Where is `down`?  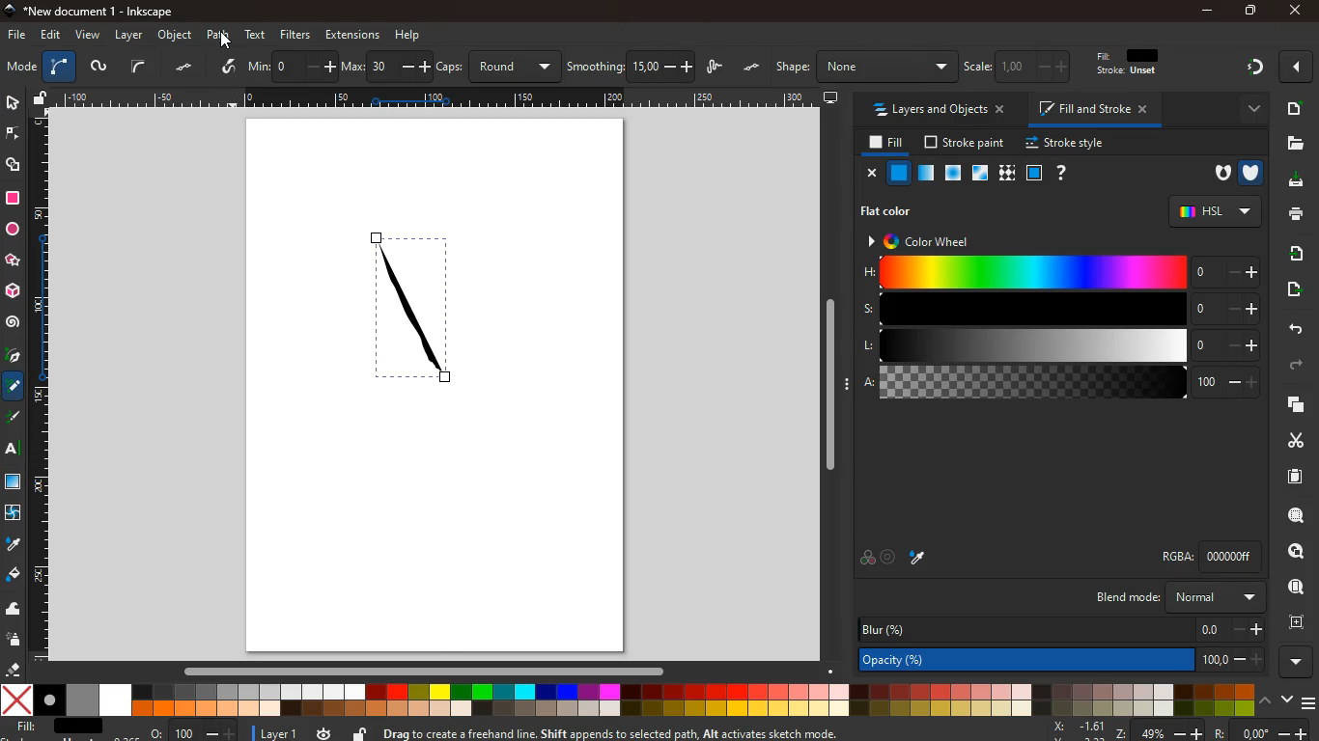 down is located at coordinates (1287, 698).